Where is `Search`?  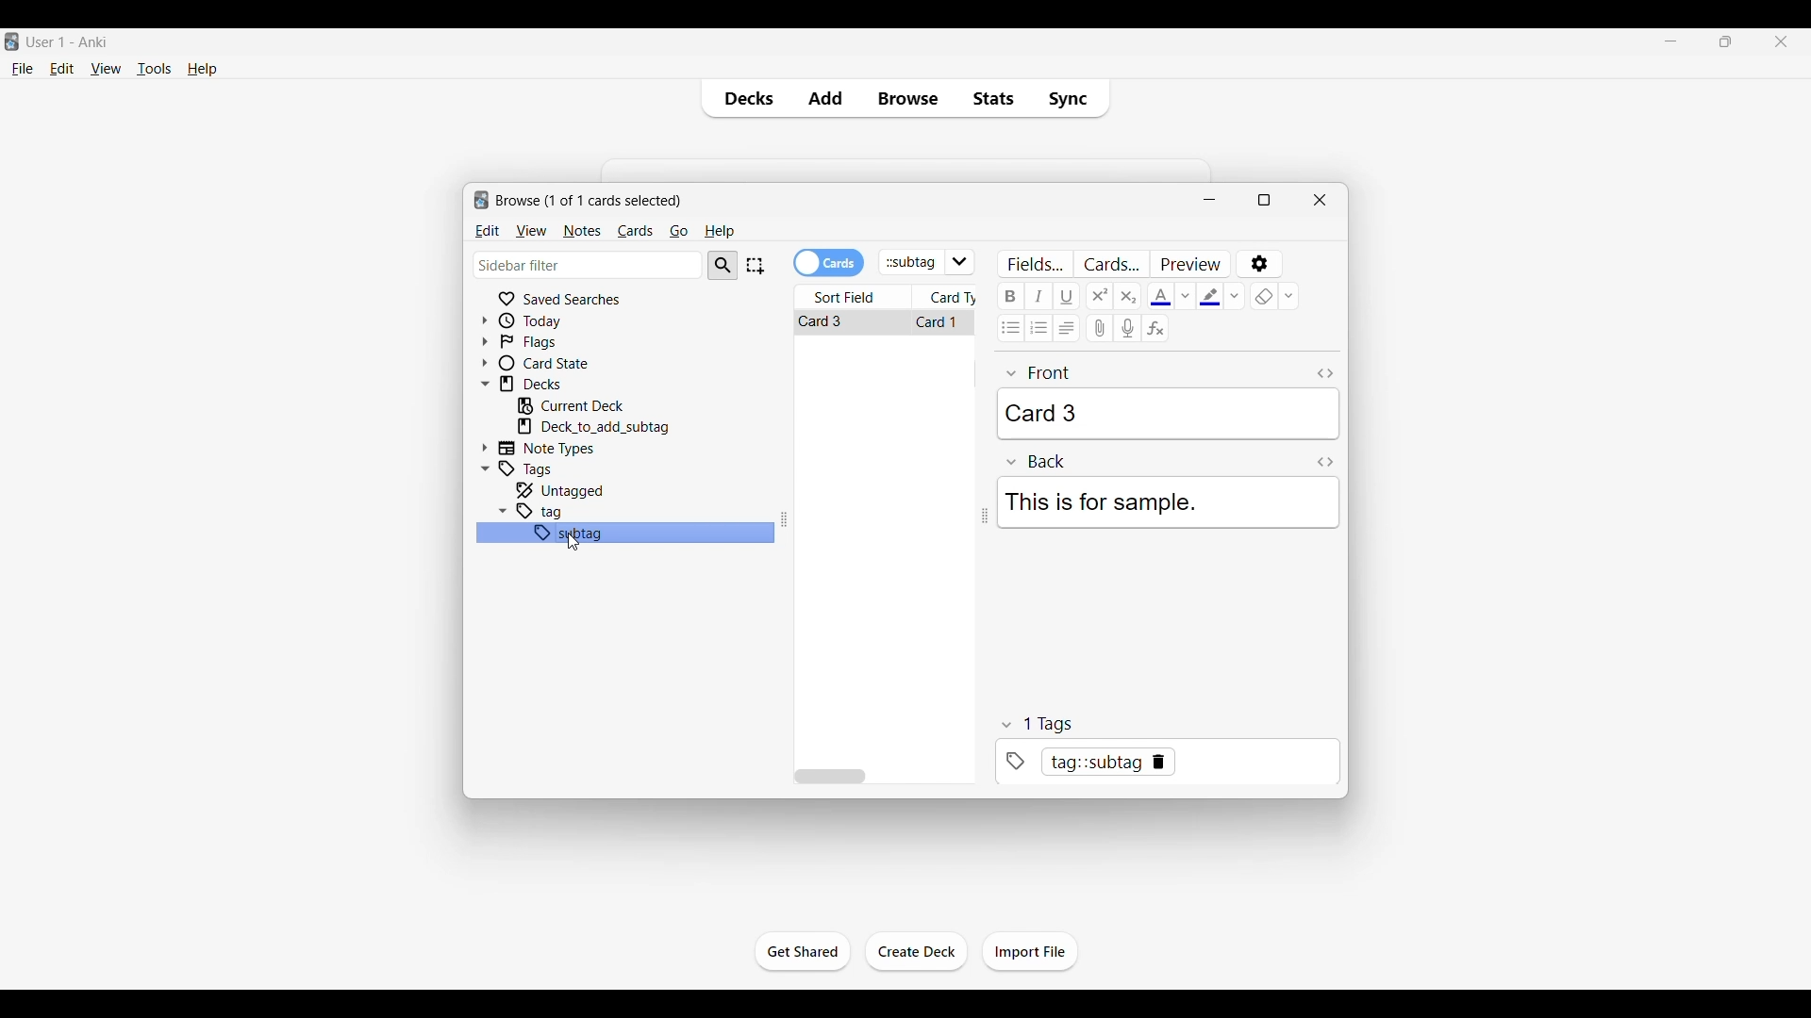
Search is located at coordinates (723, 266).